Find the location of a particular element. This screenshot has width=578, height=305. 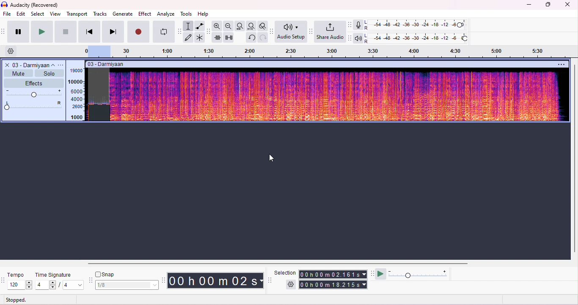

tempo is located at coordinates (18, 275).